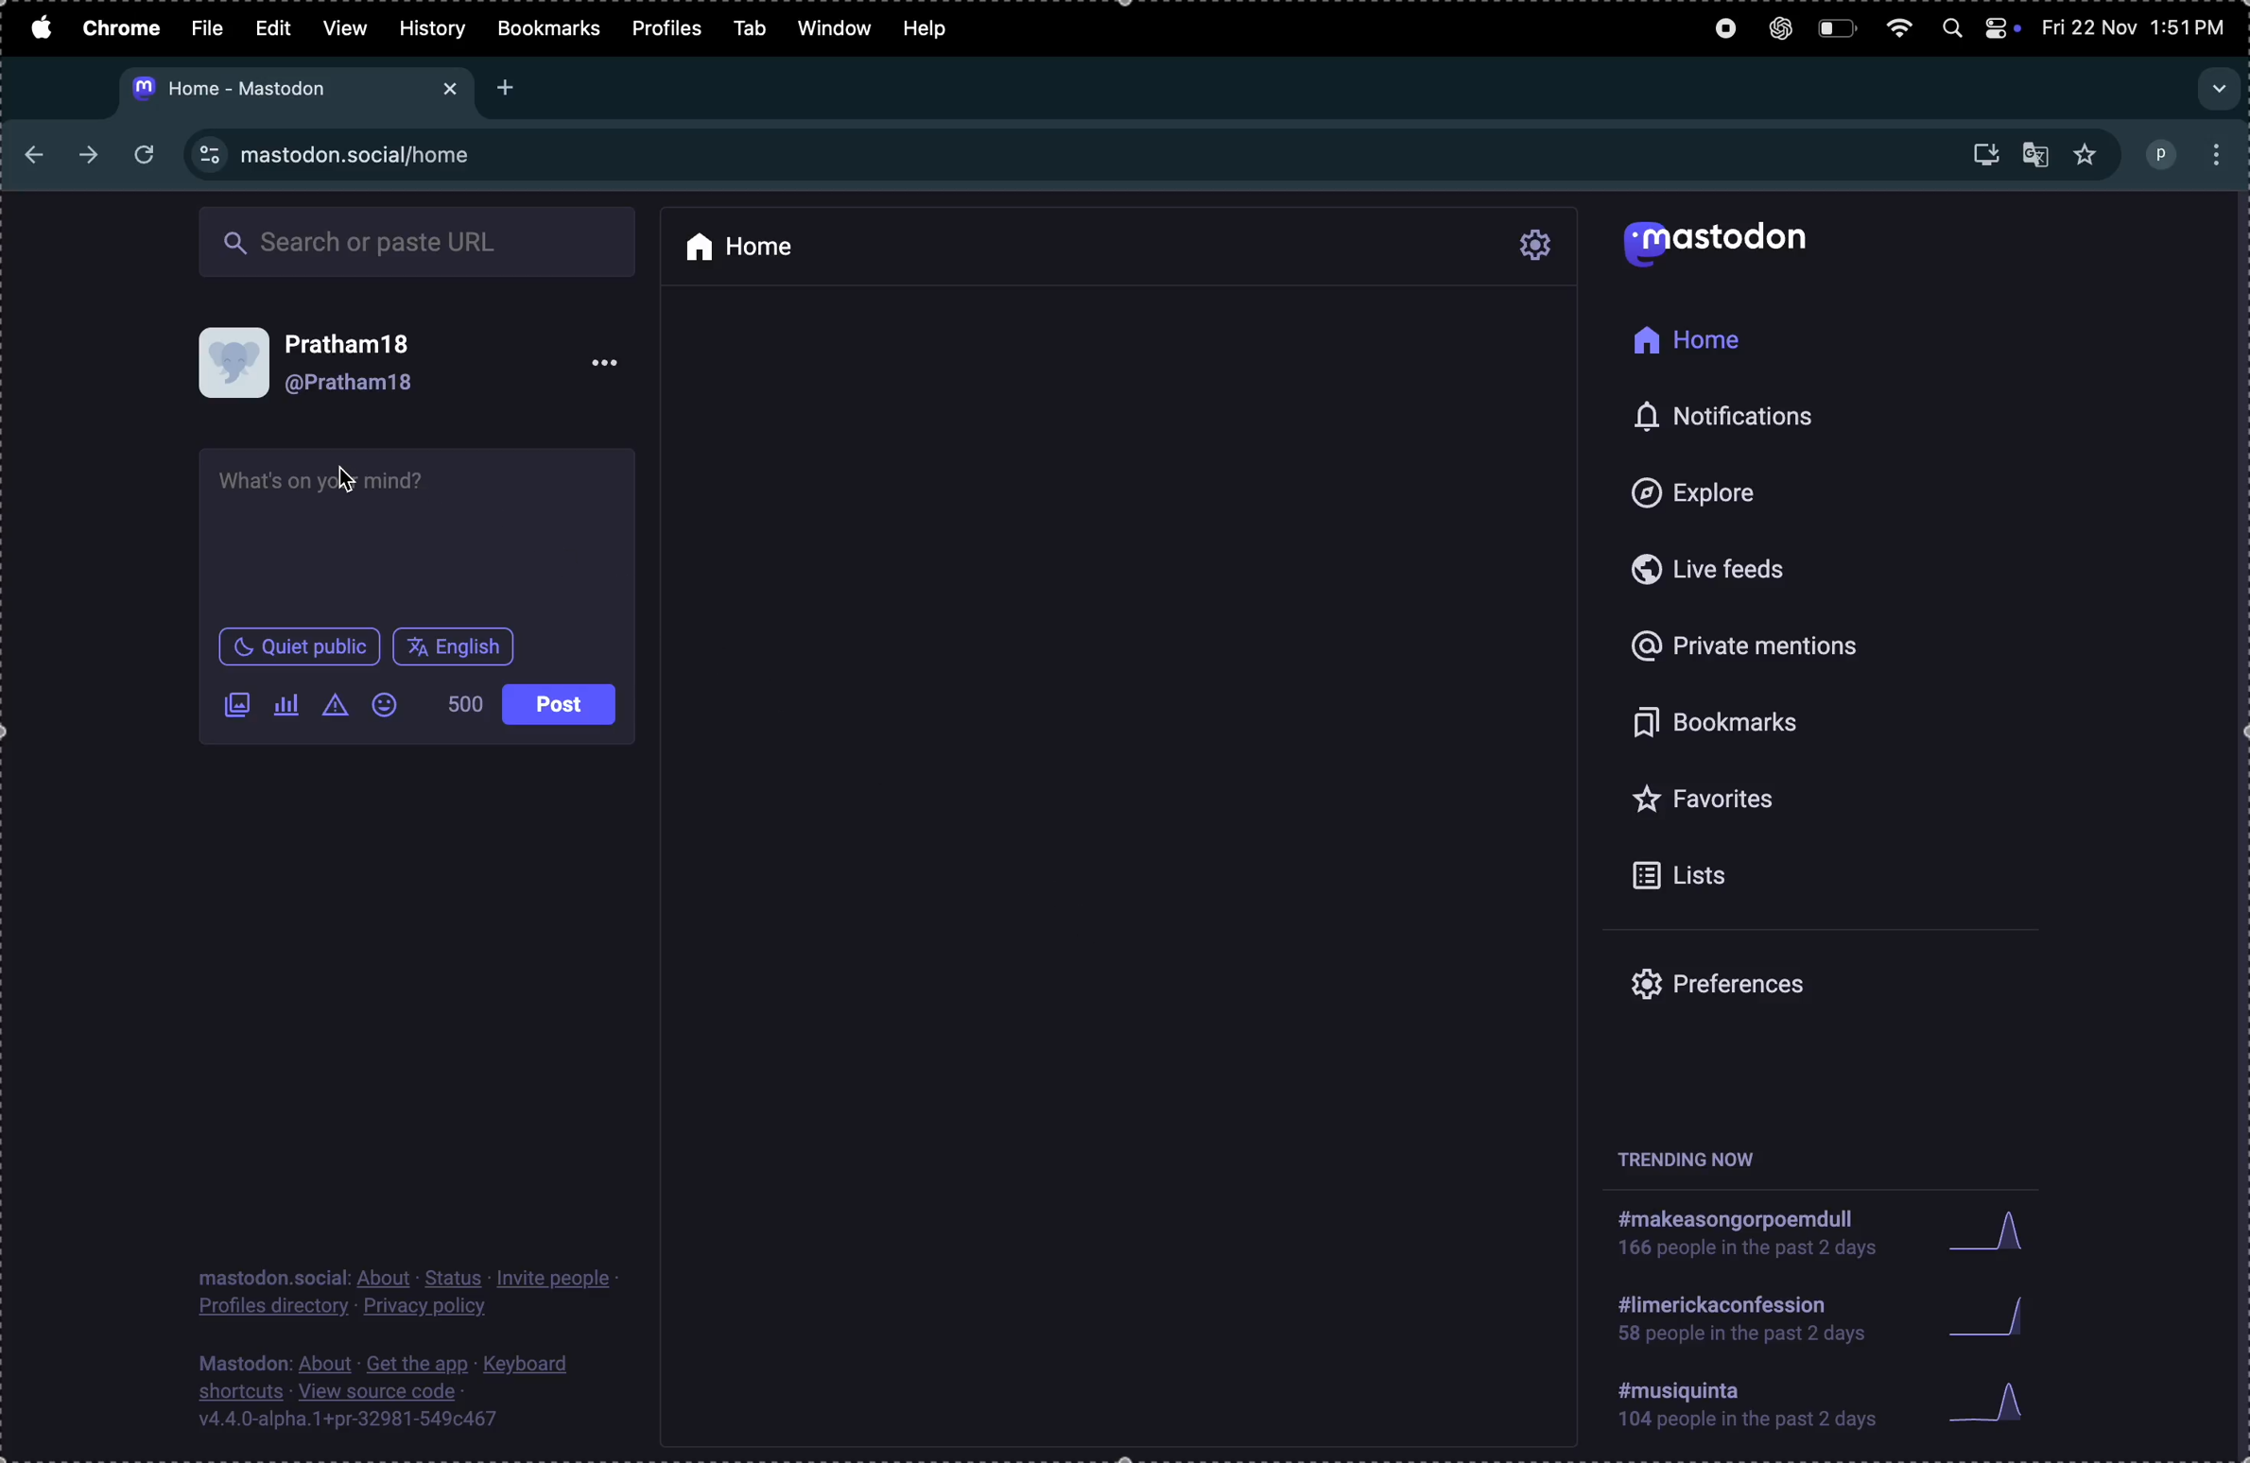 Image resolution: width=2250 pixels, height=1463 pixels. Describe the element at coordinates (509, 91) in the screenshot. I see `New tab` at that location.